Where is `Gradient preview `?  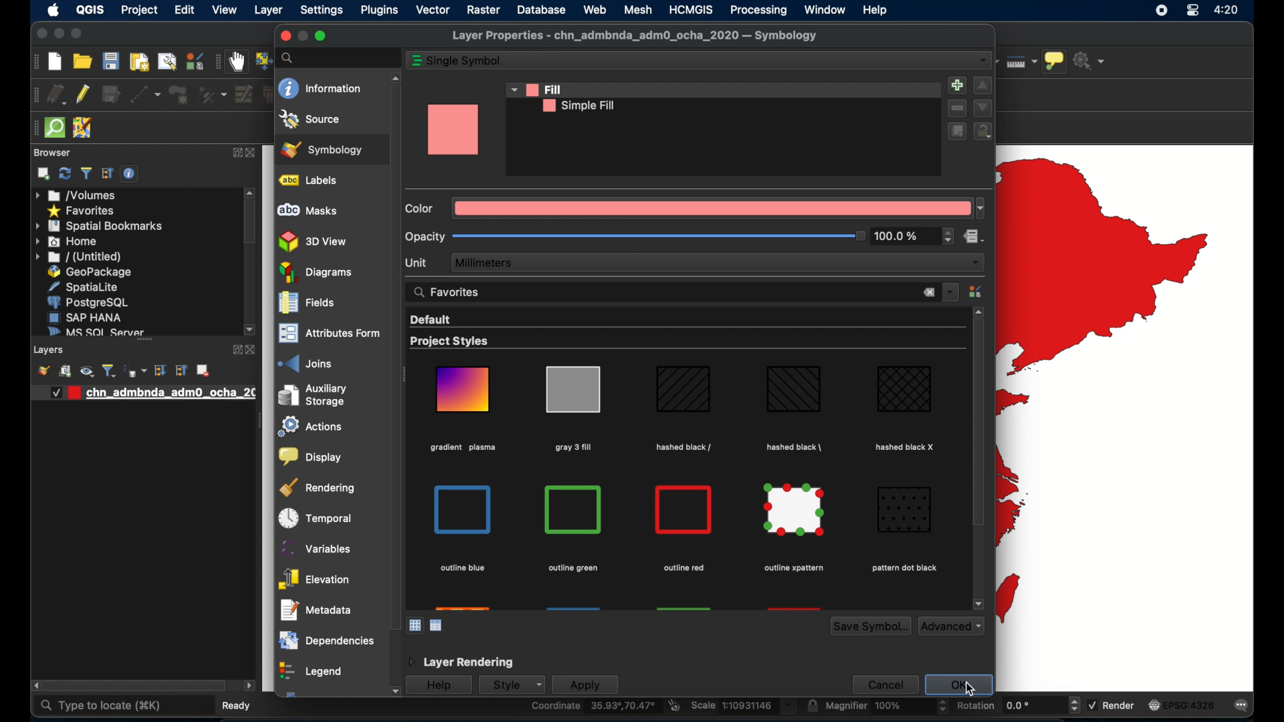 Gradient preview  is located at coordinates (683, 392).